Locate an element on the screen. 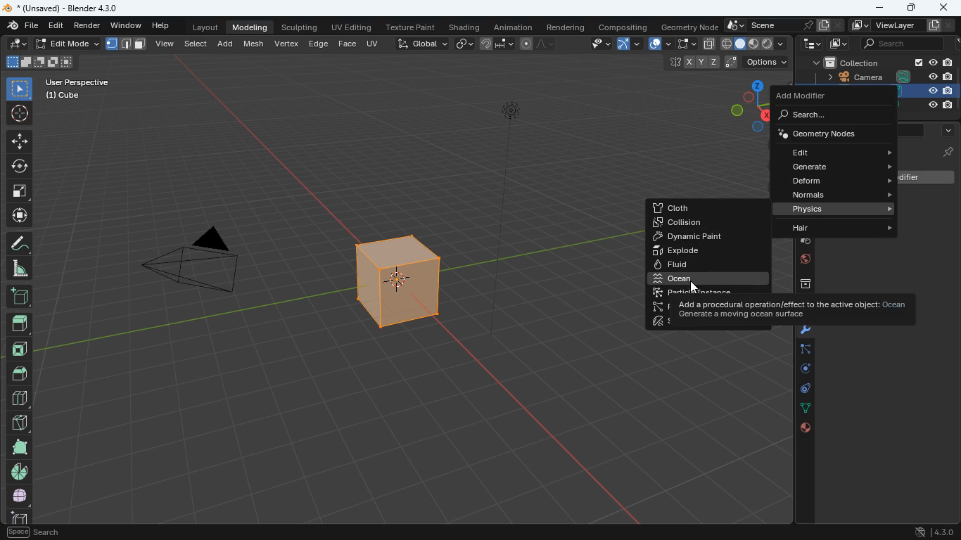  help is located at coordinates (163, 23).